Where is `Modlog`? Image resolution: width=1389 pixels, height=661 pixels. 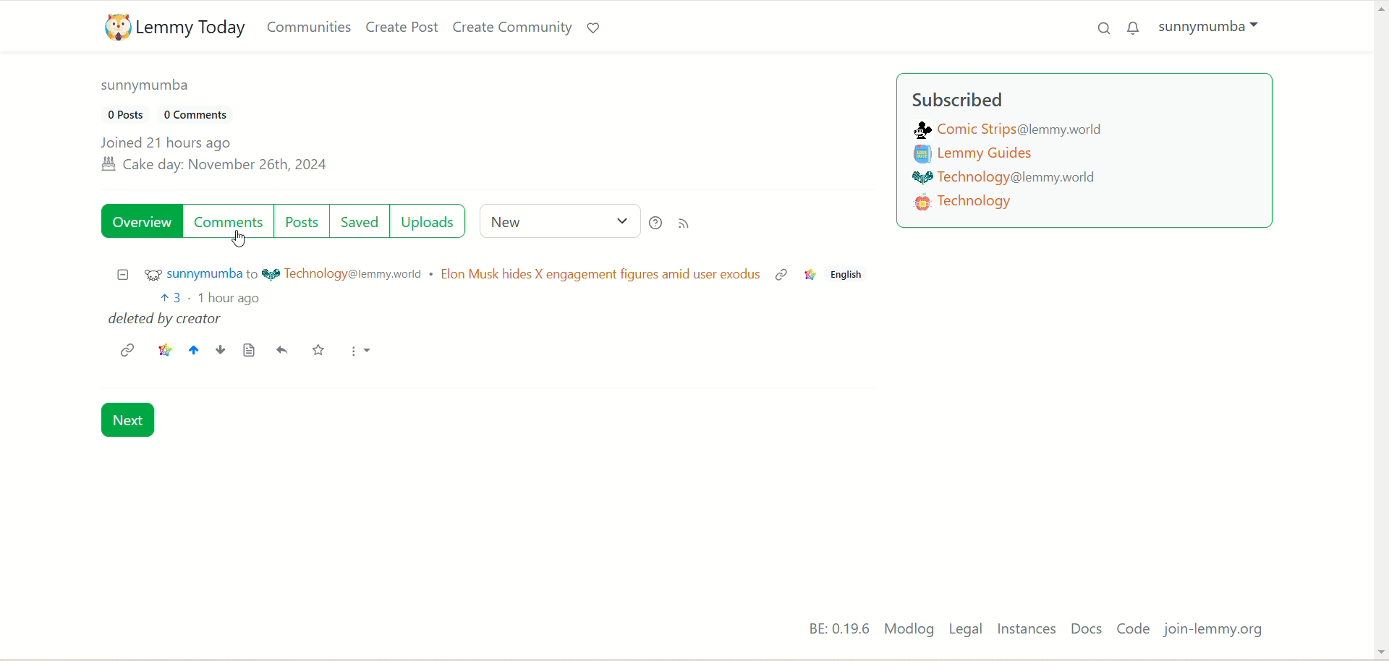 Modlog is located at coordinates (907, 630).